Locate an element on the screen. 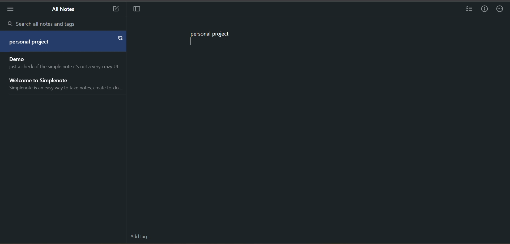 The height and width of the screenshot is (244, 510). Text cursor is located at coordinates (227, 40).